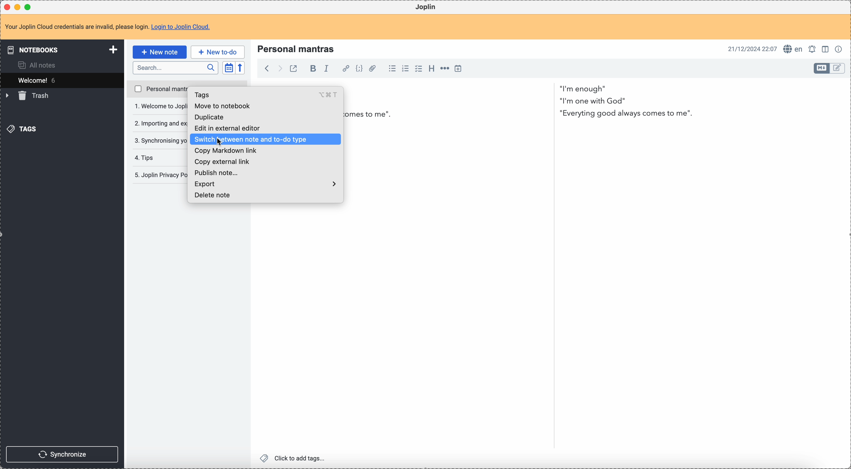 The image size is (851, 469). Describe the element at coordinates (214, 116) in the screenshot. I see `duplicate` at that location.